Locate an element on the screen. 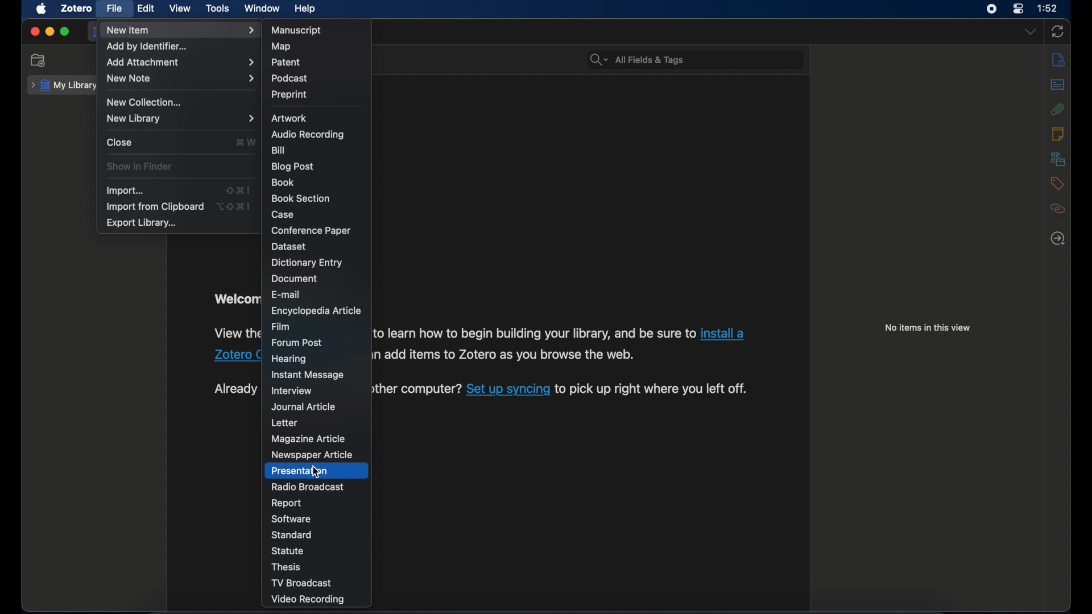 This screenshot has height=614, width=1092. Already using Zotero on another computer? is located at coordinates (418, 387).